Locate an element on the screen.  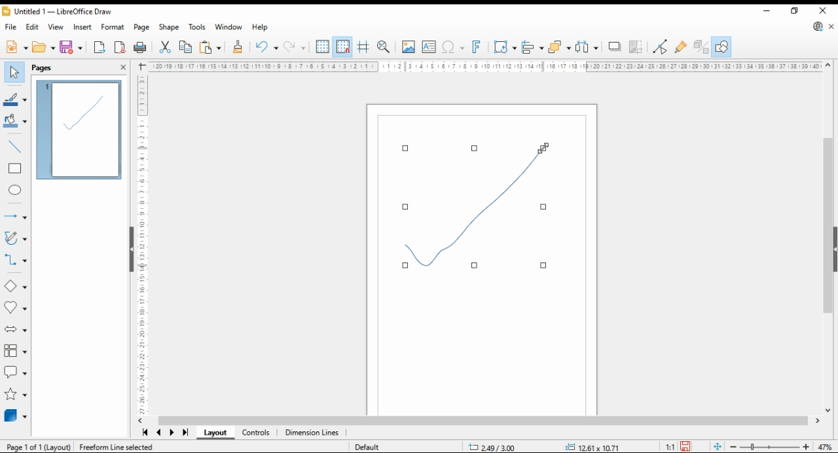
ellipse is located at coordinates (14, 191).